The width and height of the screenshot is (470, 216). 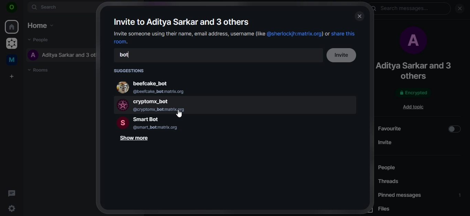 I want to click on smart bot, so click(x=164, y=123).